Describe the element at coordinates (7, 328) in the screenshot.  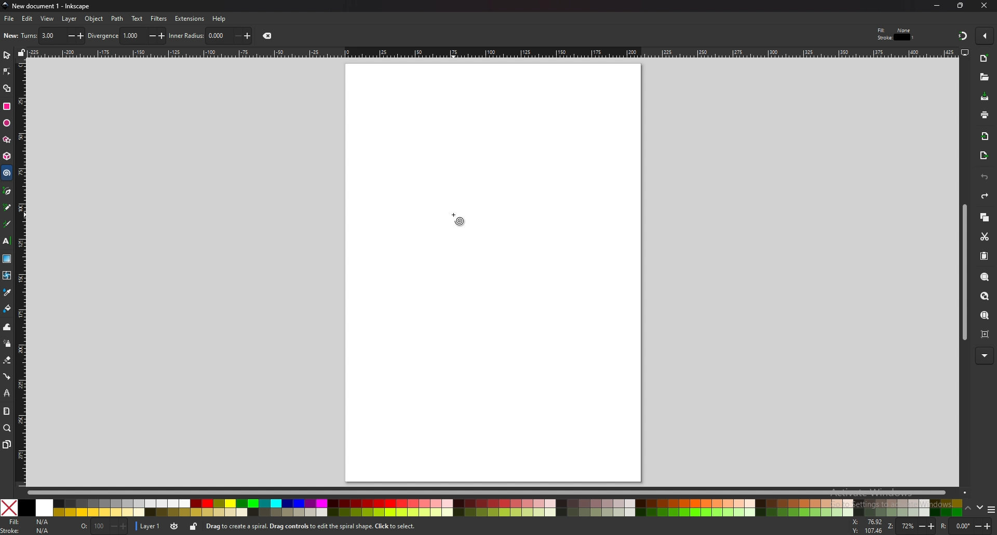
I see `tweak` at that location.